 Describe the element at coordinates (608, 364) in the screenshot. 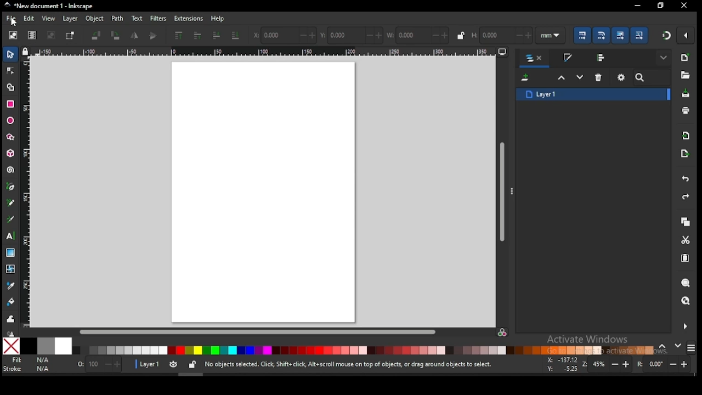

I see `zoom in/zoom out` at that location.